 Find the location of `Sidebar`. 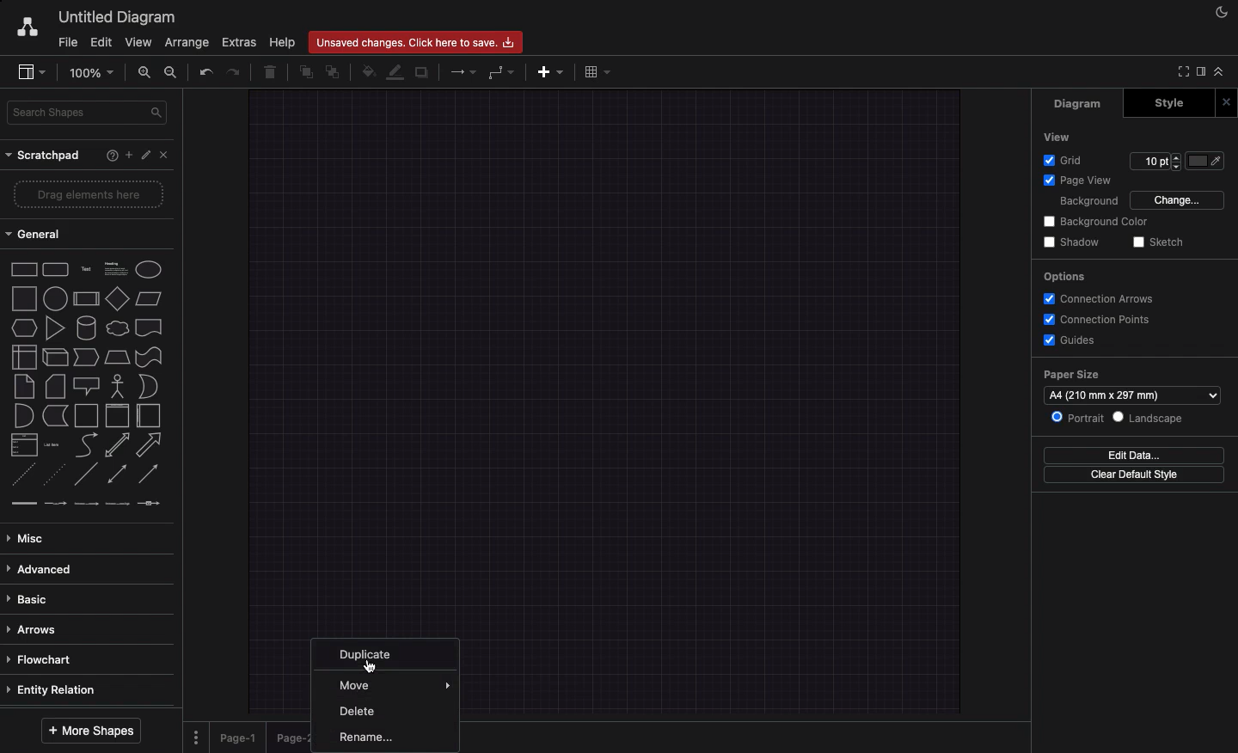

Sidebar is located at coordinates (1199, 71).